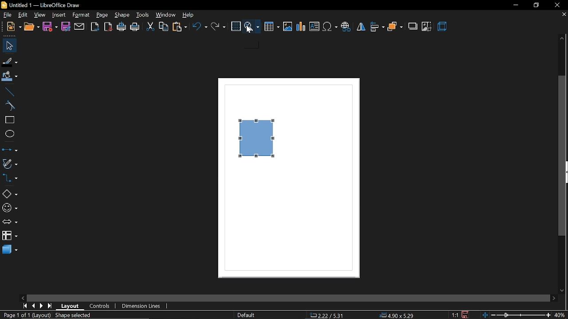 The height and width of the screenshot is (319, 568). What do you see at coordinates (288, 226) in the screenshot?
I see `Page` at bounding box center [288, 226].